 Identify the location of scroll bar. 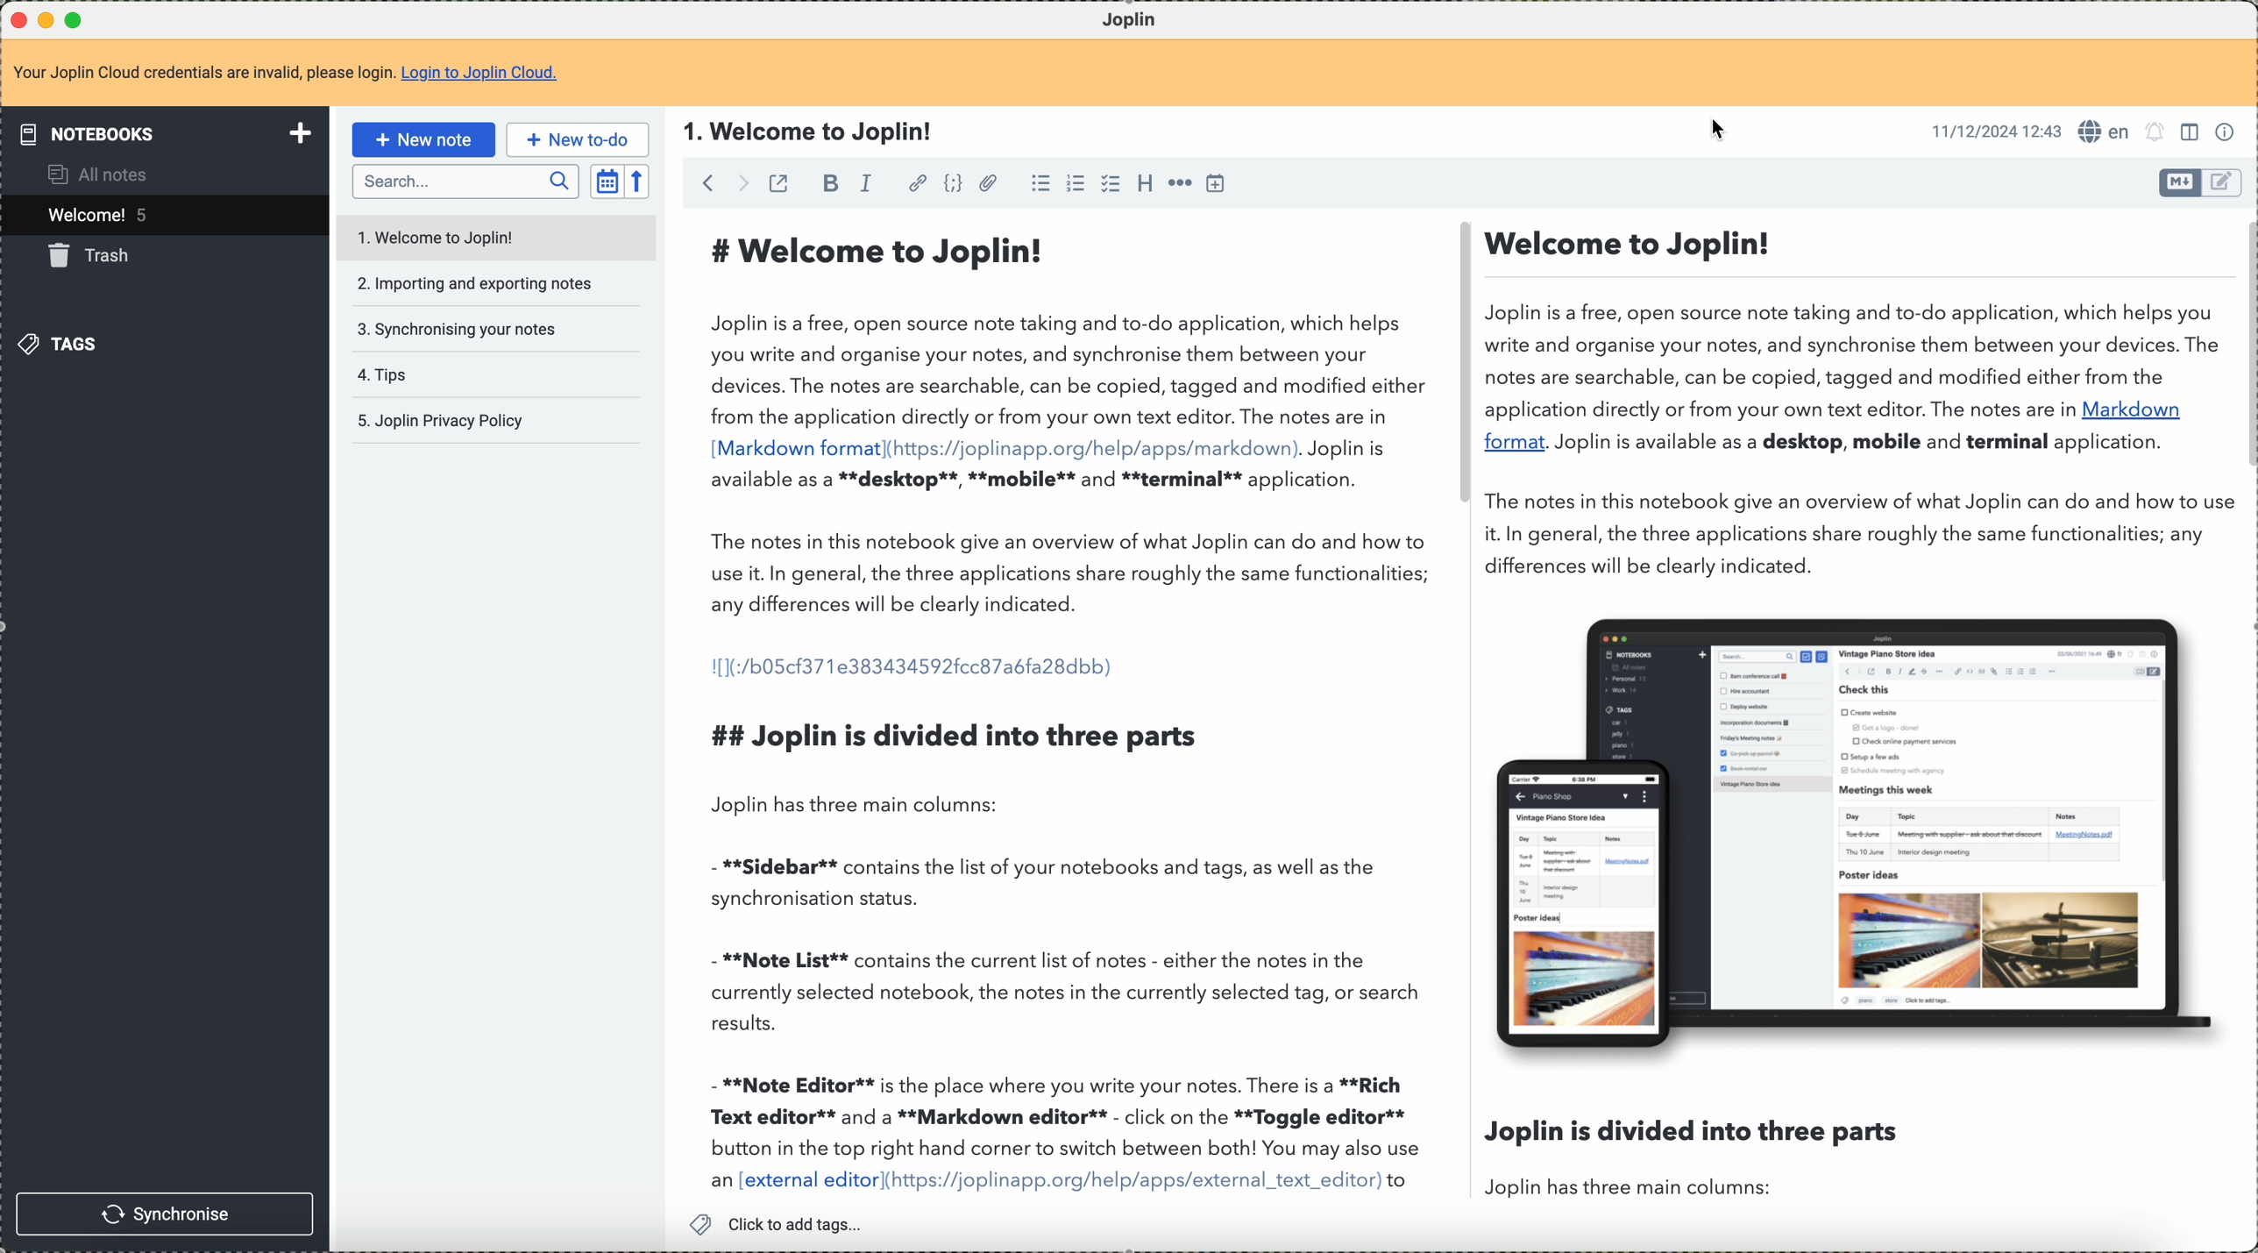
(1459, 367).